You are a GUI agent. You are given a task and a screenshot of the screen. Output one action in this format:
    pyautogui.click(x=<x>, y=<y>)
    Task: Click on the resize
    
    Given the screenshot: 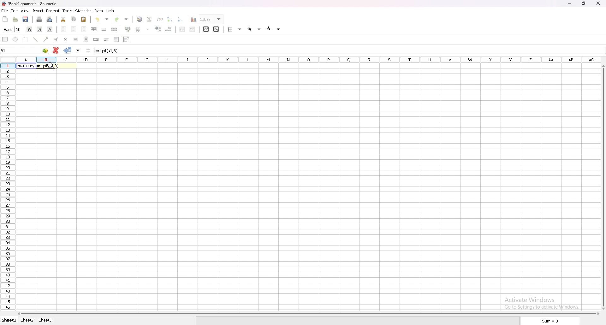 What is the action you would take?
    pyautogui.click(x=584, y=3)
    